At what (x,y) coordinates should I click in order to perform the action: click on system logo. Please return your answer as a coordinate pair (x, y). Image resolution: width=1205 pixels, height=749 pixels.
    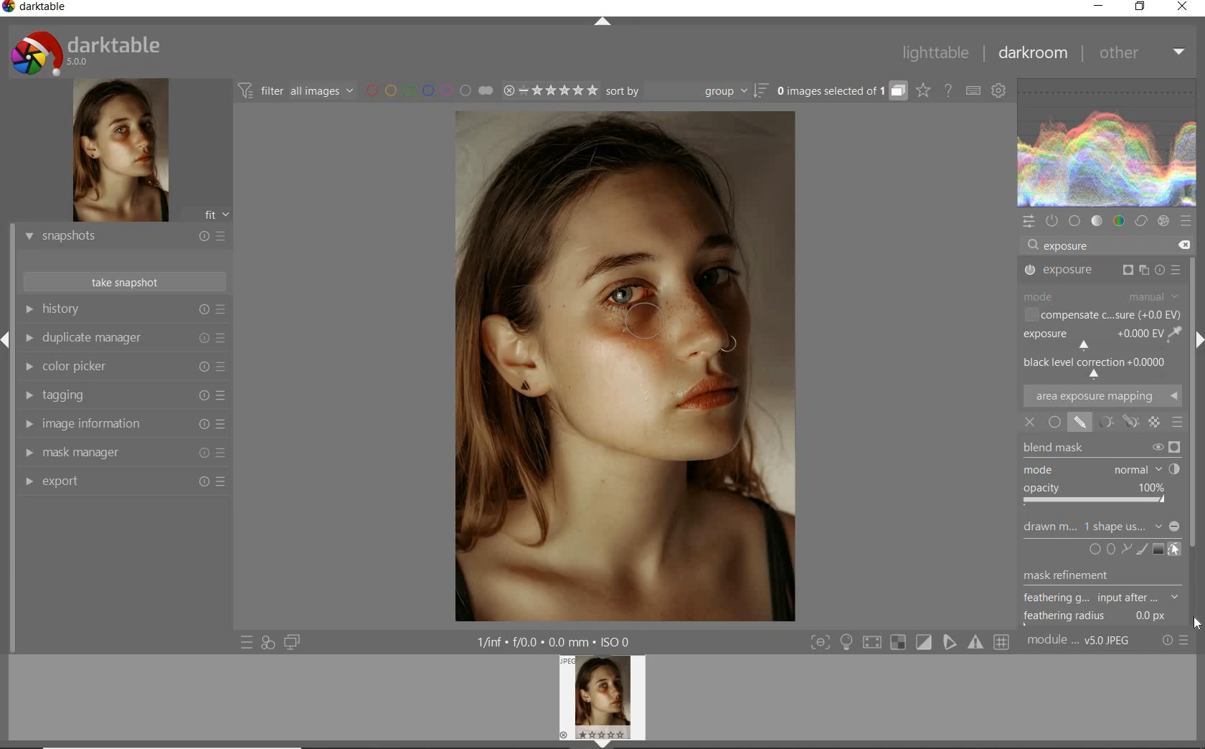
    Looking at the image, I should click on (93, 51).